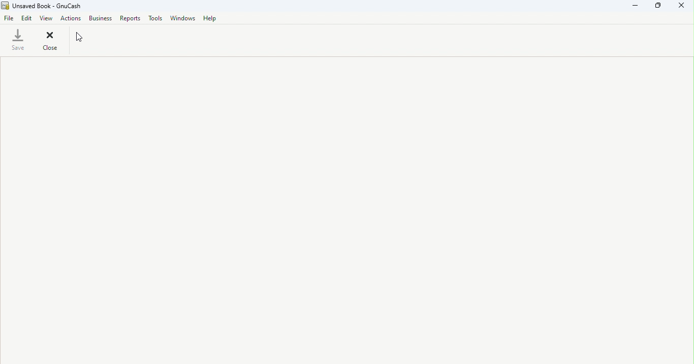 The image size is (694, 364). I want to click on Save, so click(18, 40).